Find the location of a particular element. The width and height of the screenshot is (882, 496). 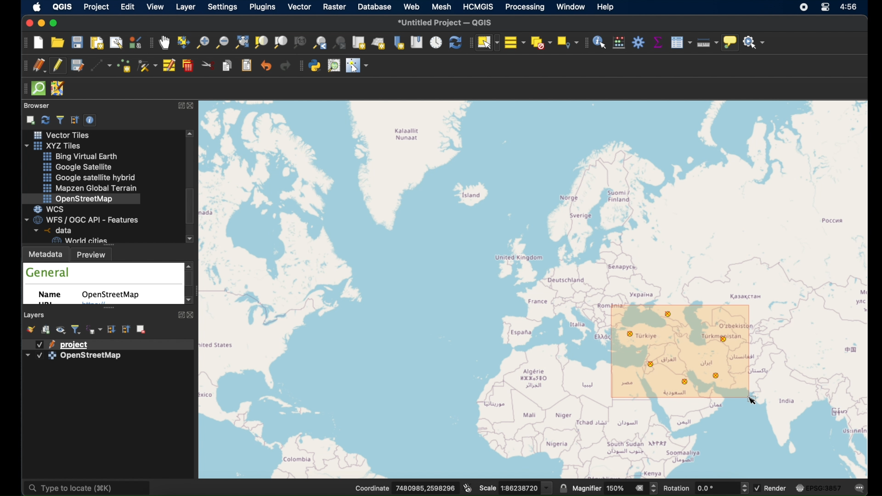

add selected layers is located at coordinates (29, 119).